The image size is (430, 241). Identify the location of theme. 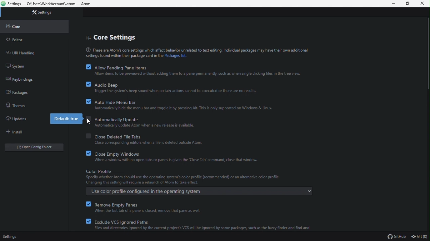
(16, 105).